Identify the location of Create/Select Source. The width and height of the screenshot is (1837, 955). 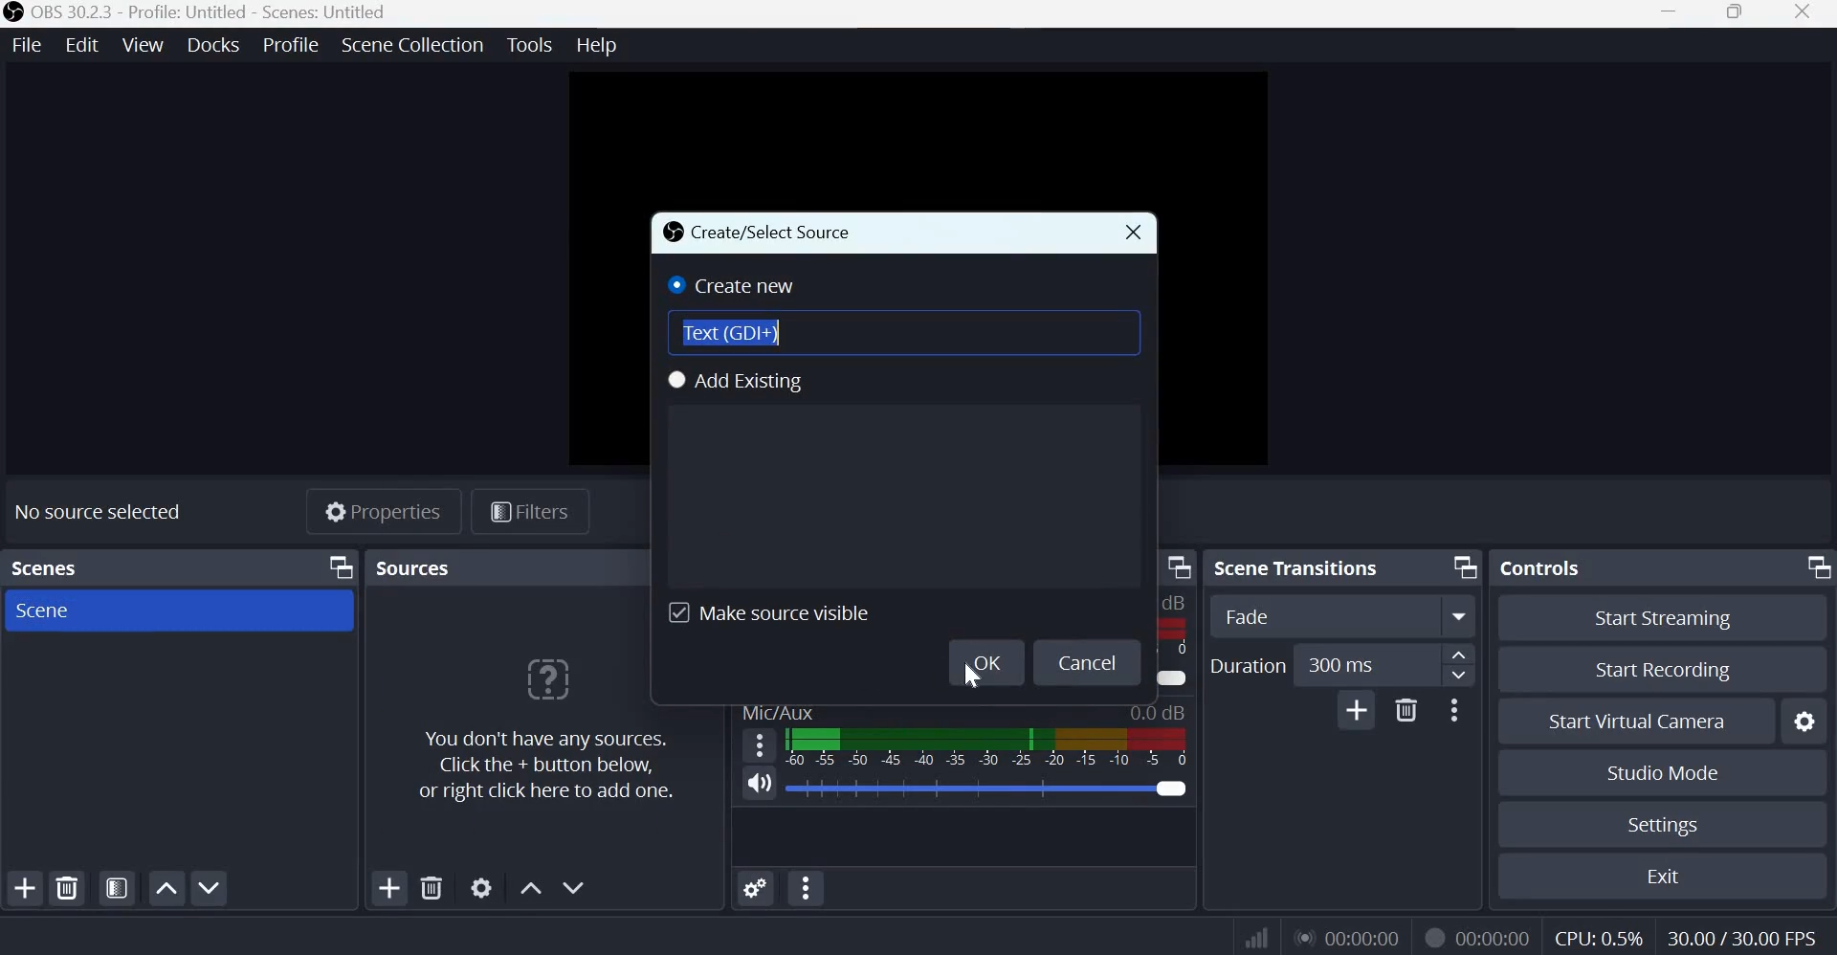
(757, 233).